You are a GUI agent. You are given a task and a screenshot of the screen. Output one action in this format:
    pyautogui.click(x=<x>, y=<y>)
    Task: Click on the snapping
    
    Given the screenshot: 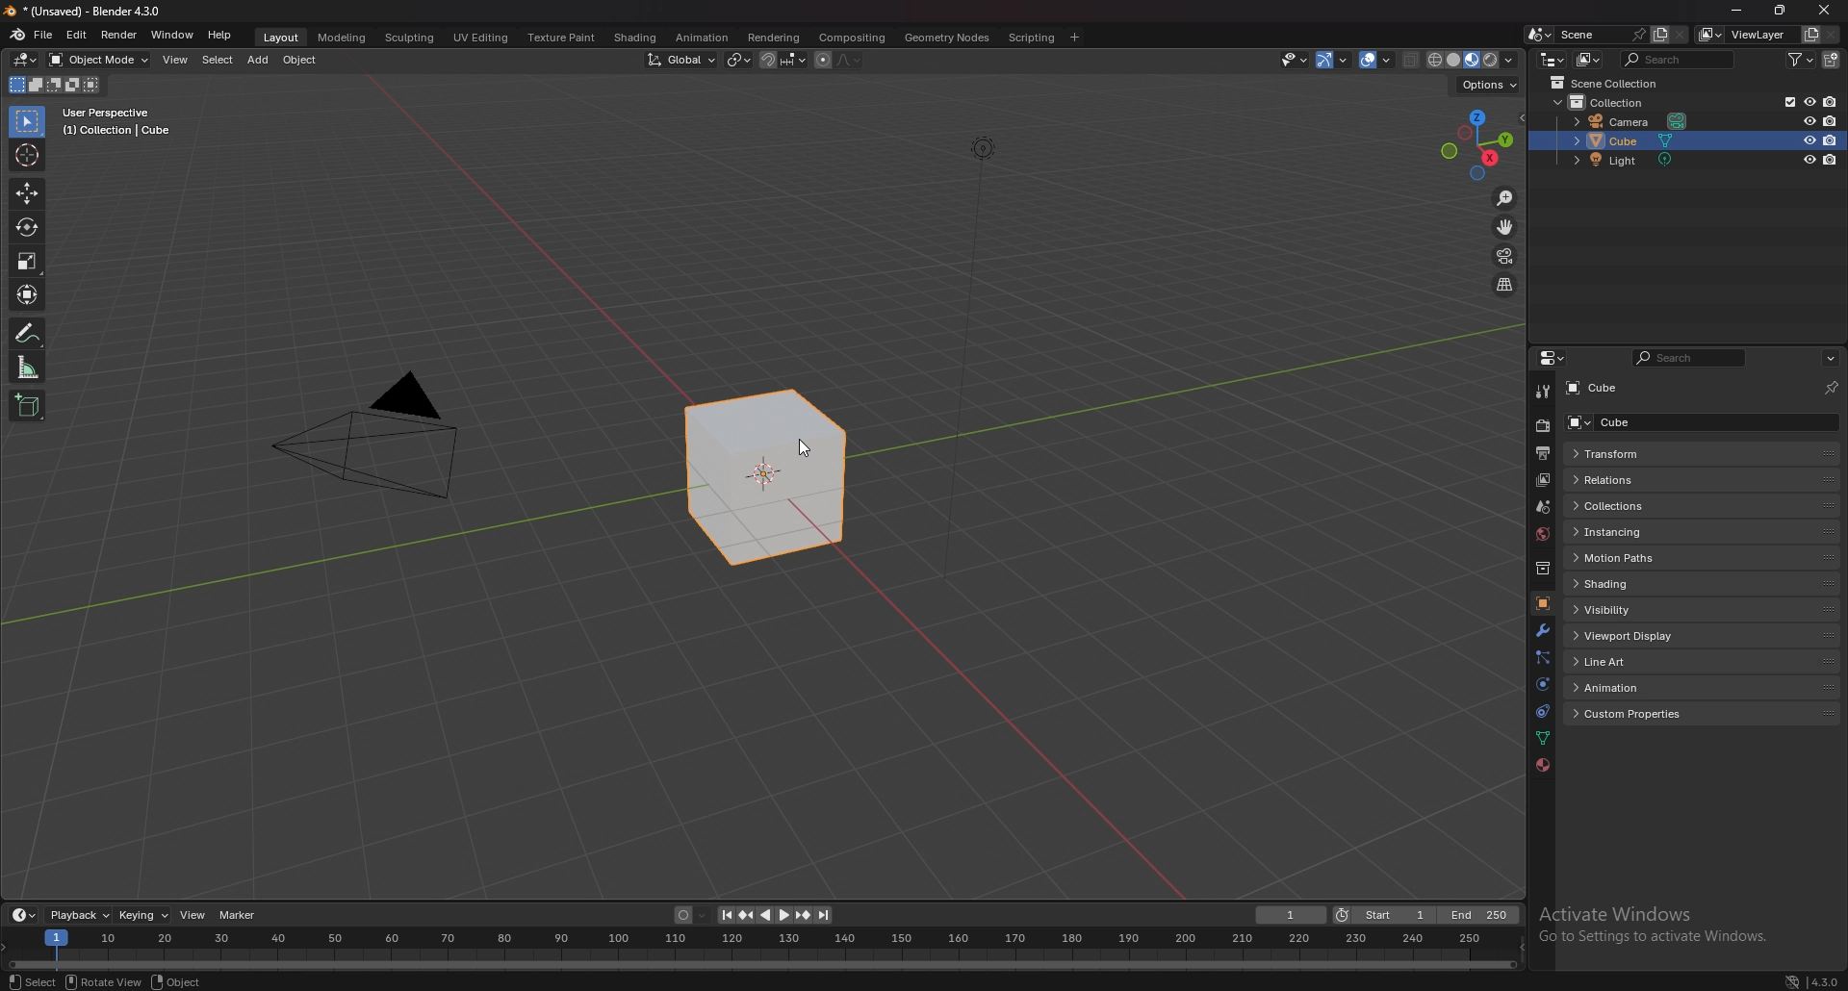 What is the action you would take?
    pyautogui.click(x=783, y=60)
    